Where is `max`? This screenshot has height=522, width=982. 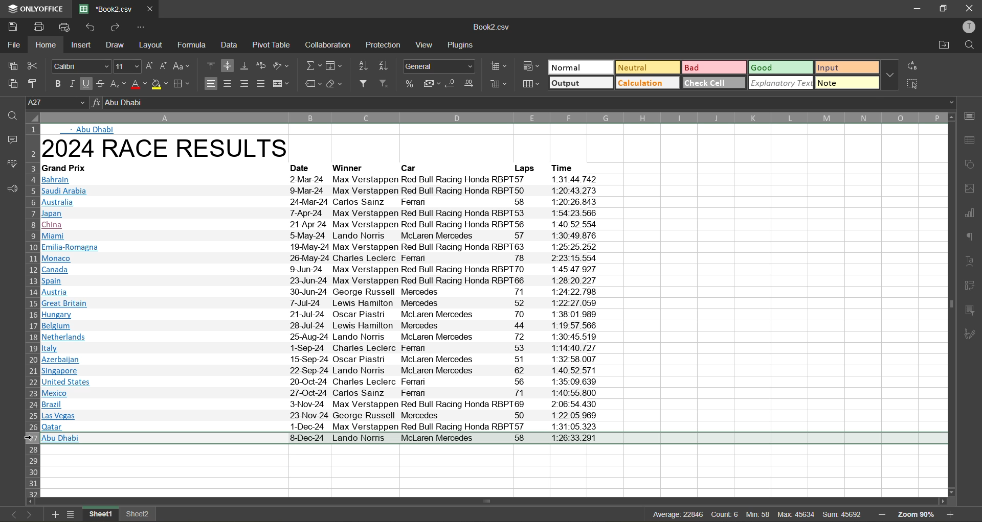
max is located at coordinates (795, 514).